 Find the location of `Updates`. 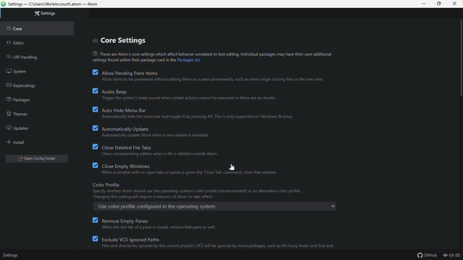

Updates is located at coordinates (34, 127).